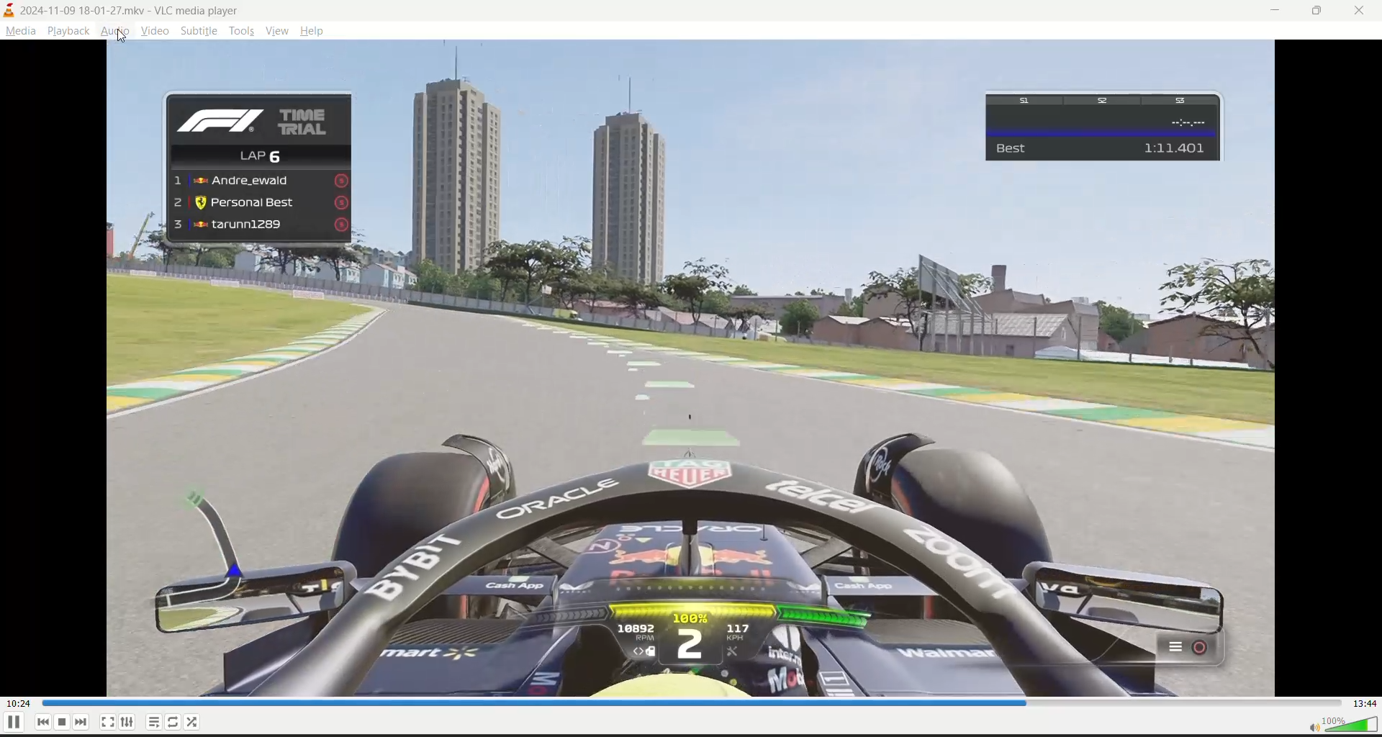 The width and height of the screenshot is (1382, 737). Describe the element at coordinates (1103, 127) in the screenshot. I see `Best 1:11.401` at that location.